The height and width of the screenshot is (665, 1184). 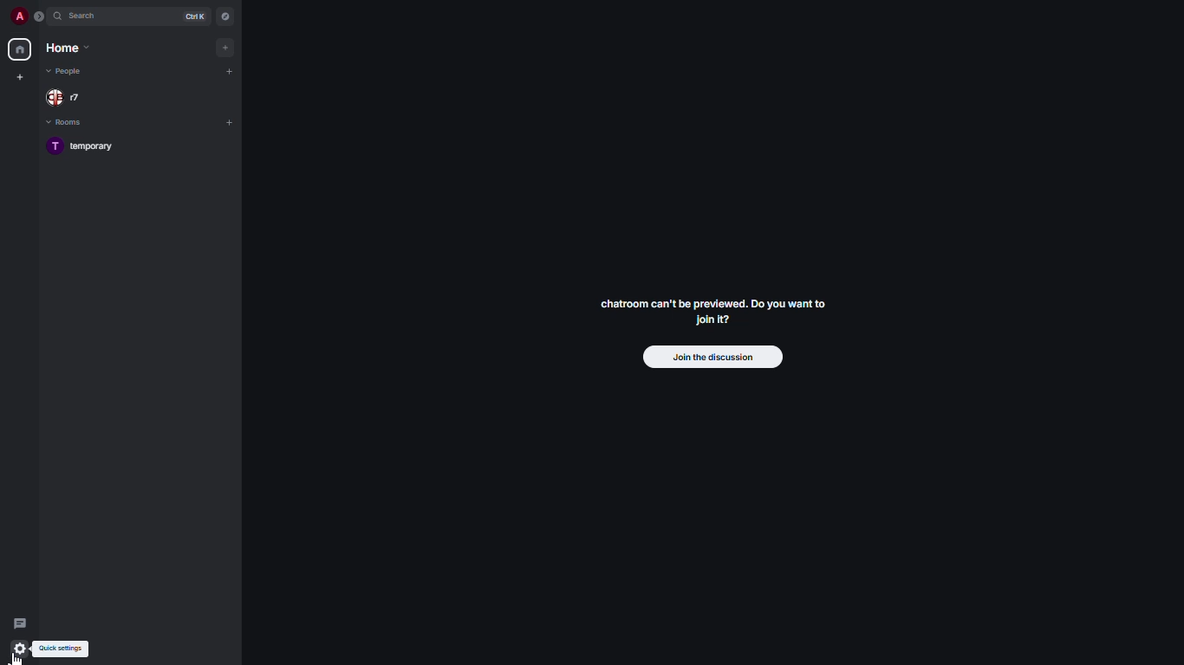 I want to click on quick settingsthreads, so click(x=20, y=648).